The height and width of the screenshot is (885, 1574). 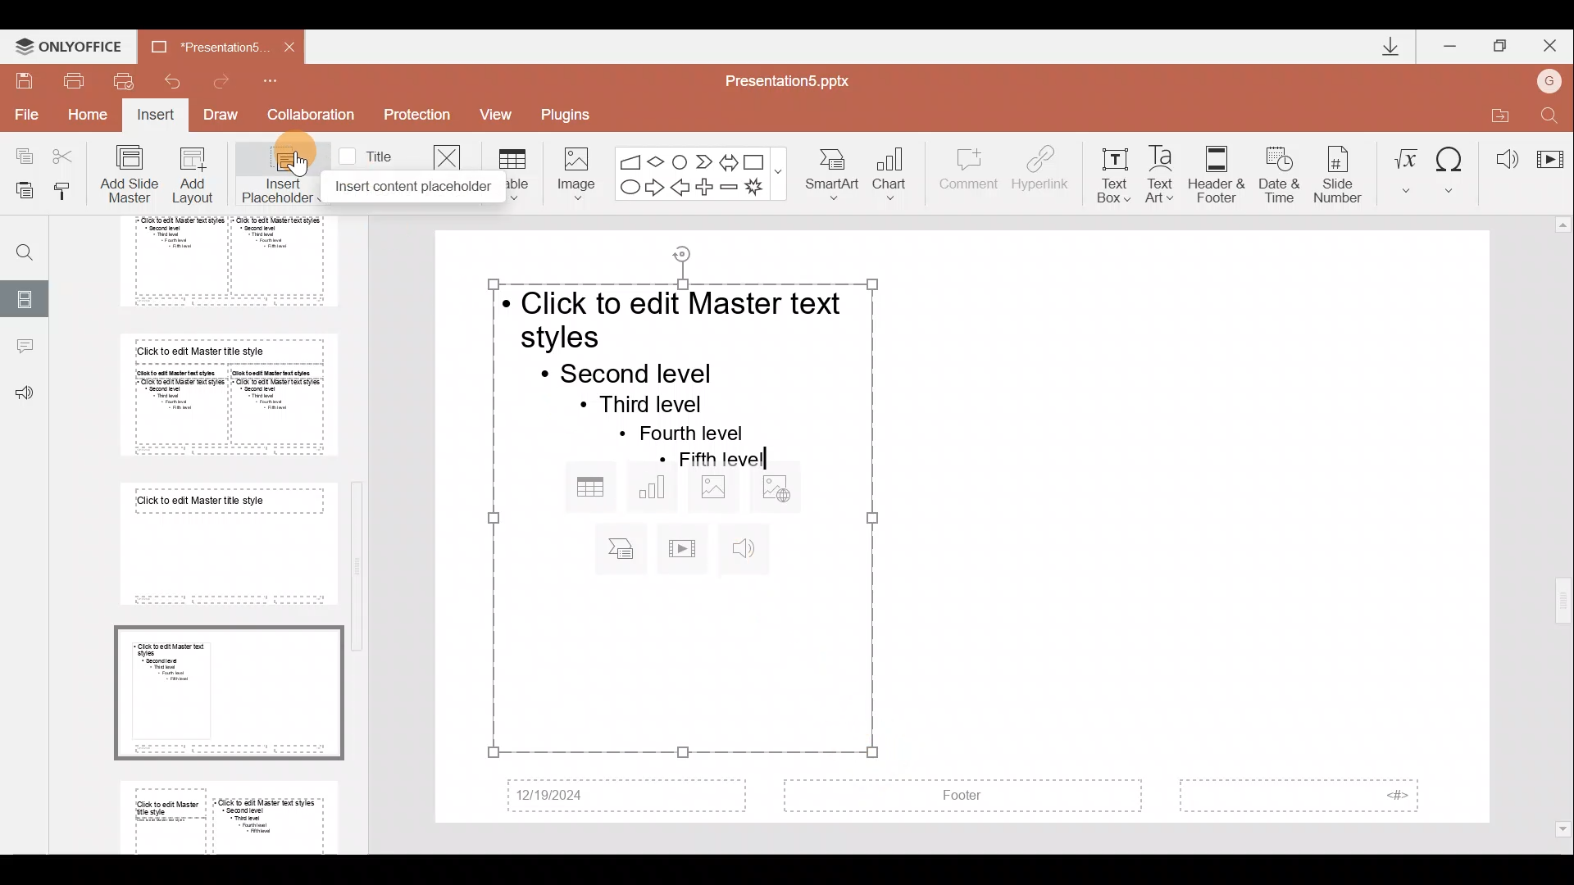 What do you see at coordinates (1551, 112) in the screenshot?
I see `Find` at bounding box center [1551, 112].